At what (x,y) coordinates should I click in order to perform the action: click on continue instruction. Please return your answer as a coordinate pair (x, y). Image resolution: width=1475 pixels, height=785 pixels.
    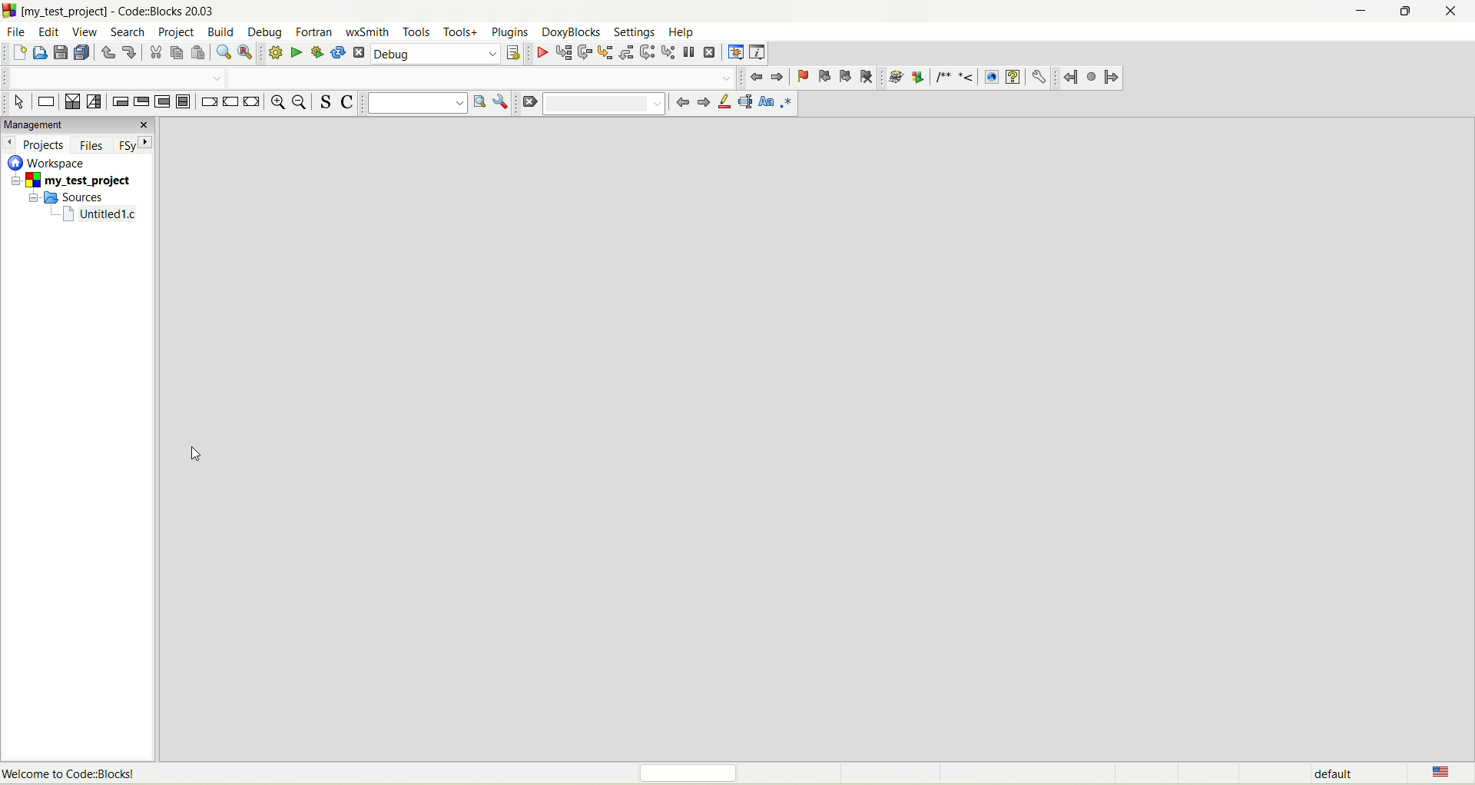
    Looking at the image, I should click on (230, 101).